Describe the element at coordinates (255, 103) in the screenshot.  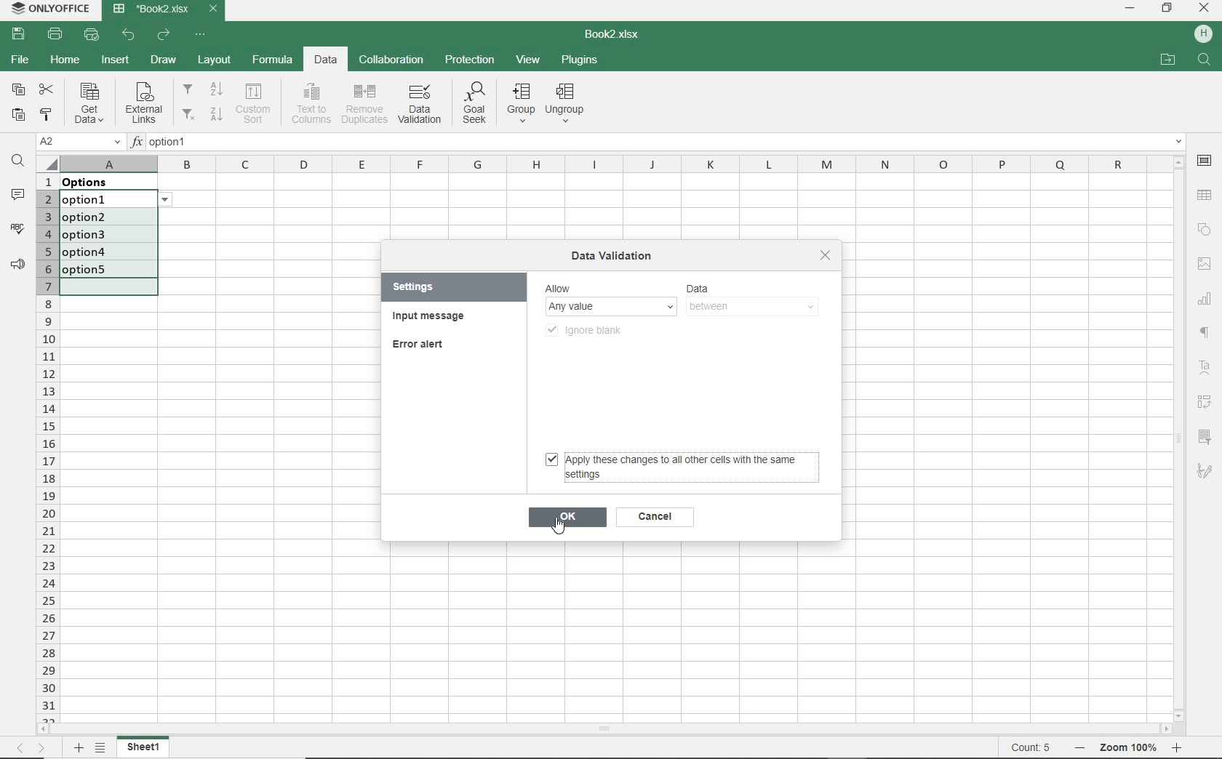
I see `Custom sort` at that location.